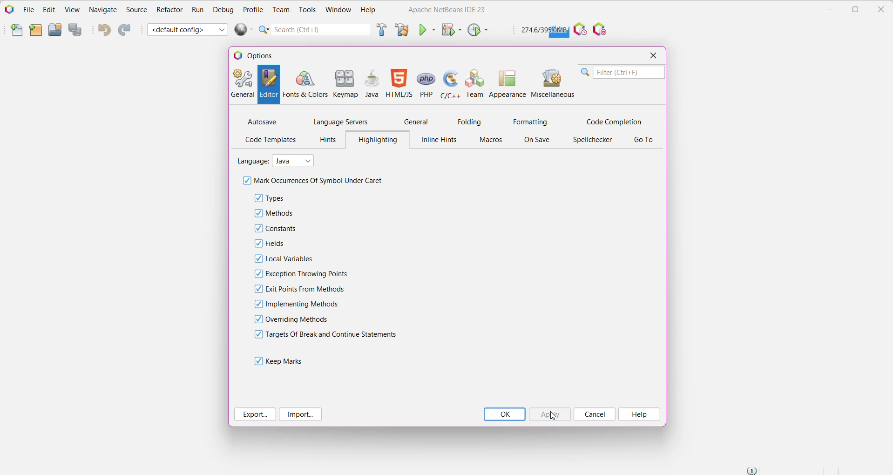 Image resolution: width=893 pixels, height=475 pixels. I want to click on Window, so click(338, 11).